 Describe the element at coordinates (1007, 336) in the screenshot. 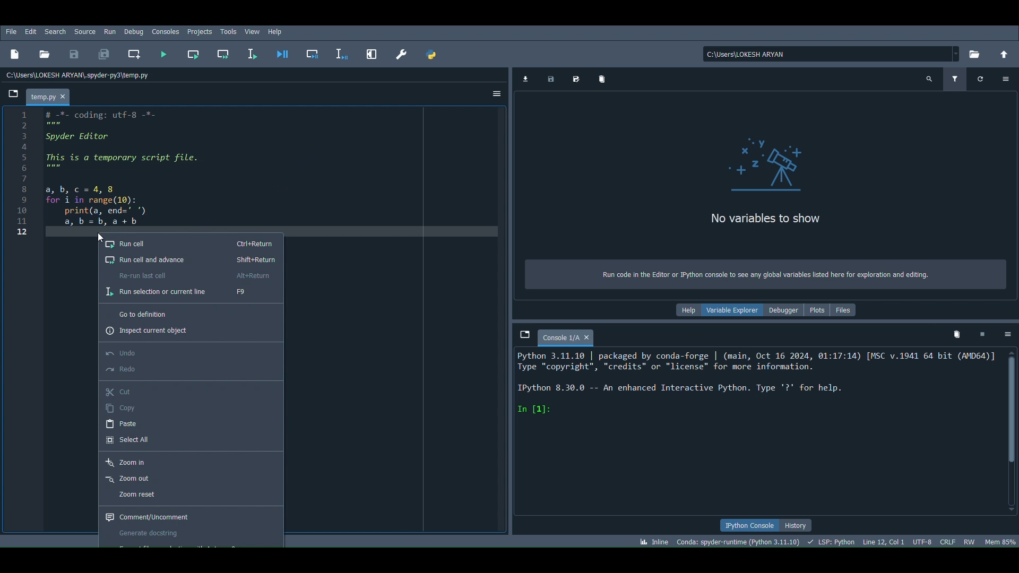

I see `Options` at that location.